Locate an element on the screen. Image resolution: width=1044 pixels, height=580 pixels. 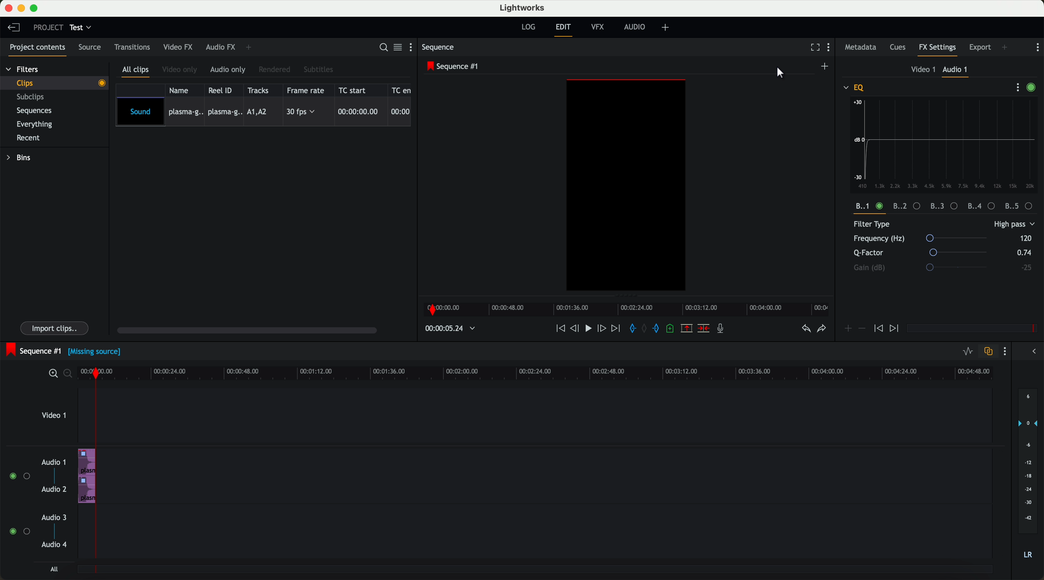
enable is located at coordinates (1033, 88).